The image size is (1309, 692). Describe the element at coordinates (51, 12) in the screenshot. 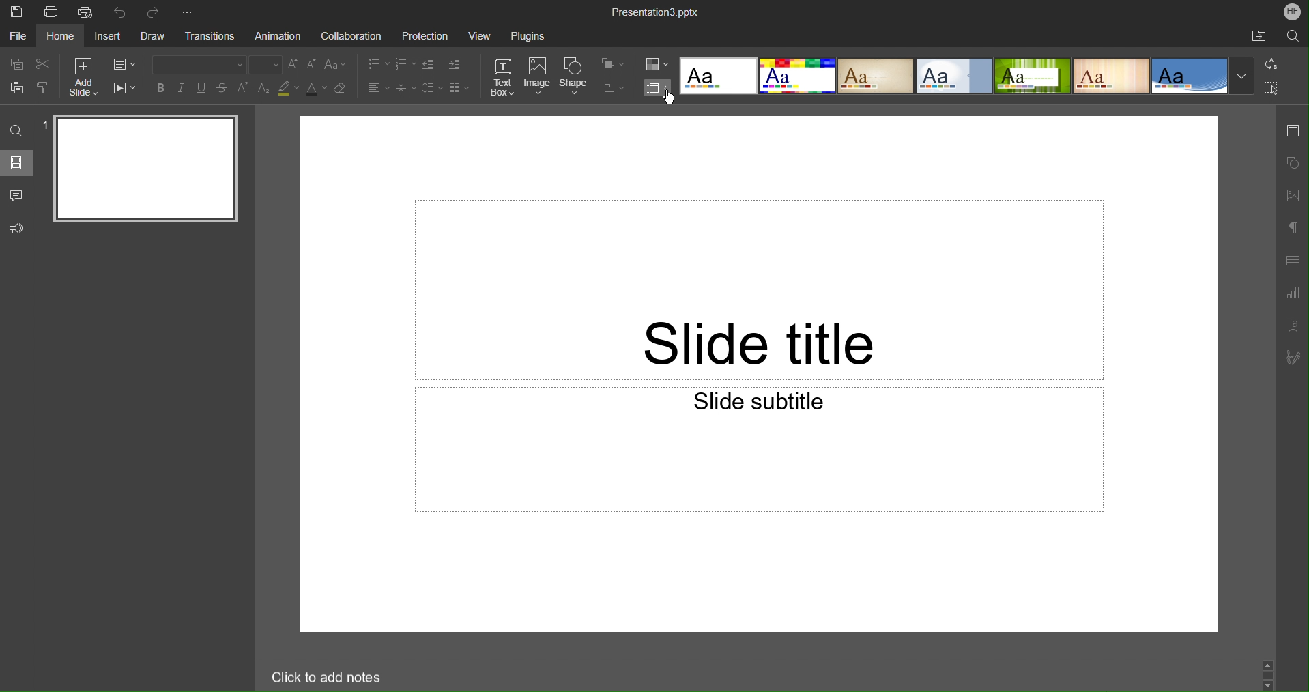

I see `Print` at that location.